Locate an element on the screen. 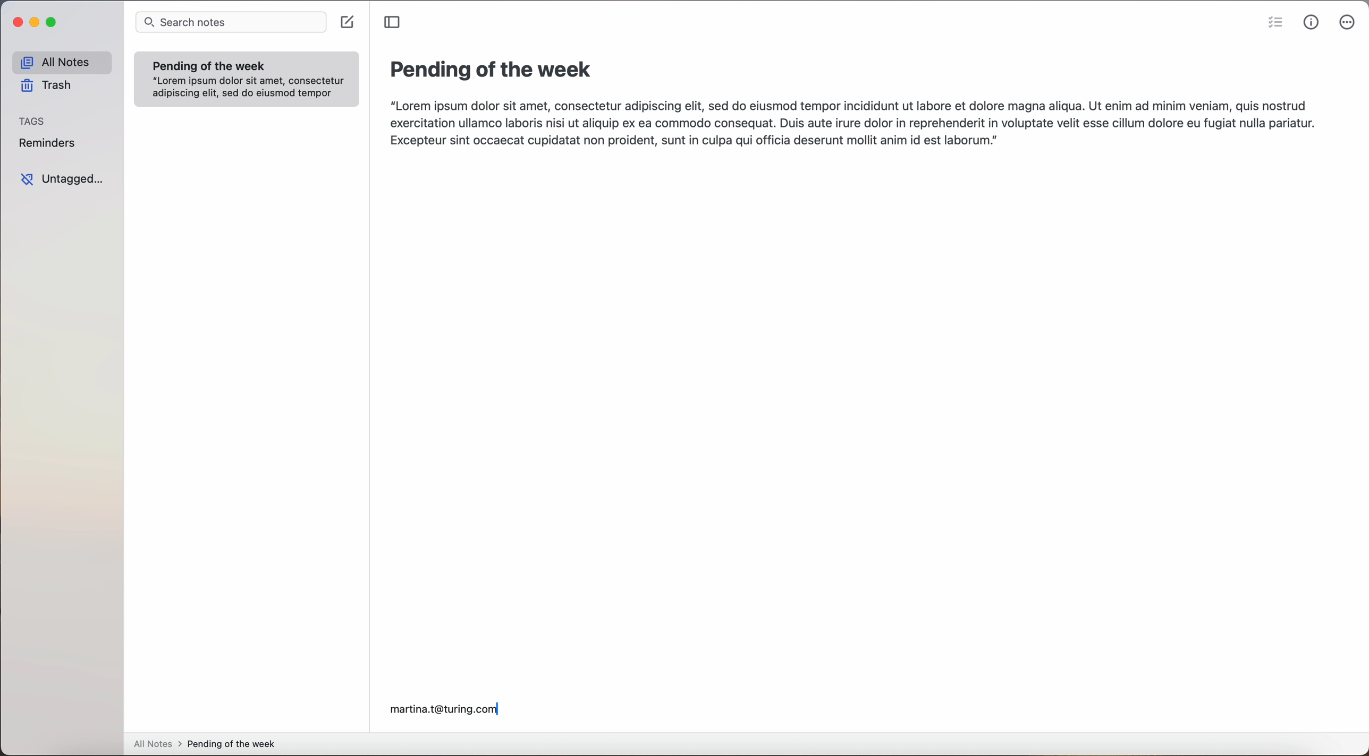 Image resolution: width=1369 pixels, height=756 pixels. metrics is located at coordinates (1312, 22).